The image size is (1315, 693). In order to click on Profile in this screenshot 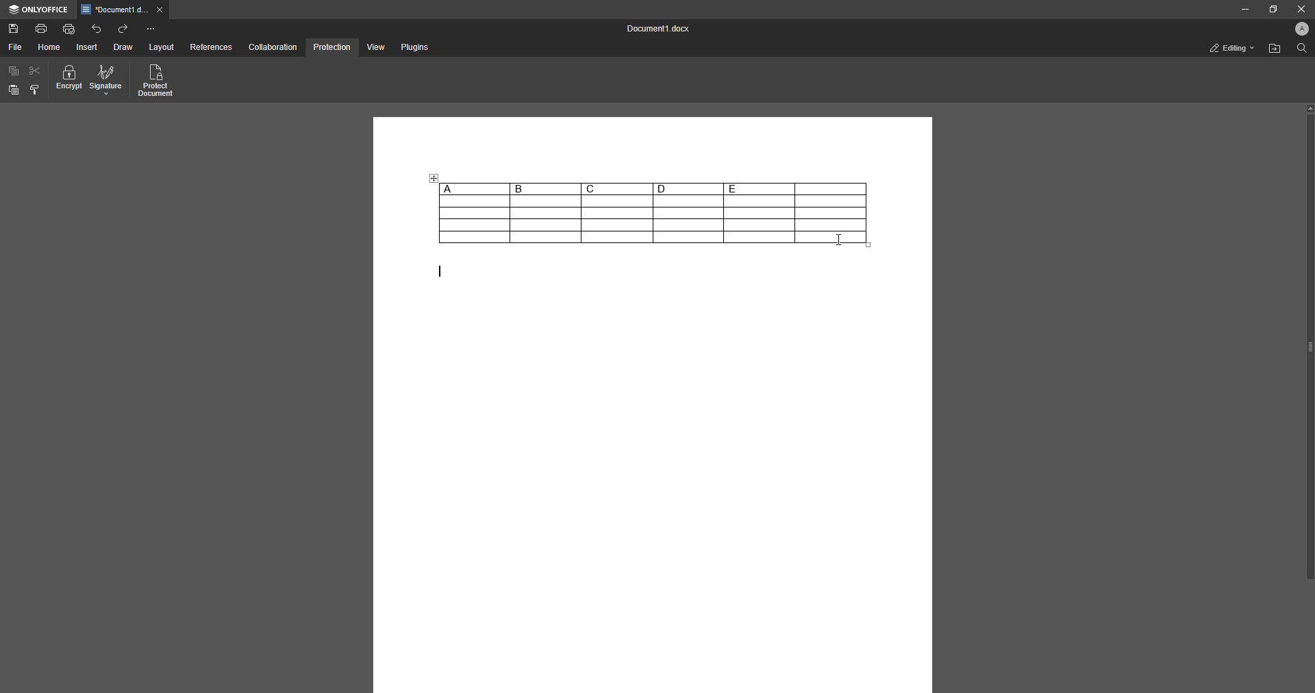, I will do `click(1299, 30)`.